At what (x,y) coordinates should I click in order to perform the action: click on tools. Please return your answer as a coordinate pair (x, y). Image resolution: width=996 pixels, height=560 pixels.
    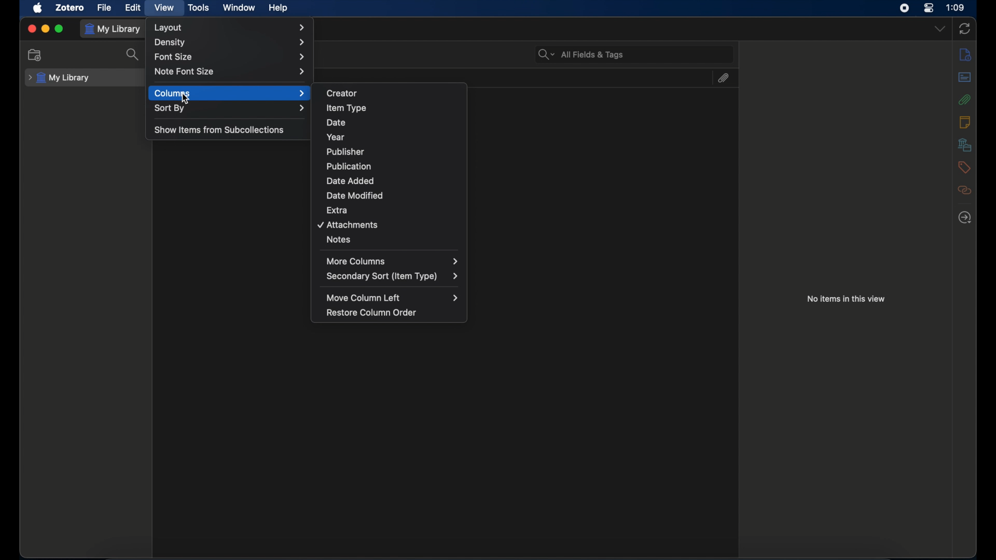
    Looking at the image, I should click on (199, 8).